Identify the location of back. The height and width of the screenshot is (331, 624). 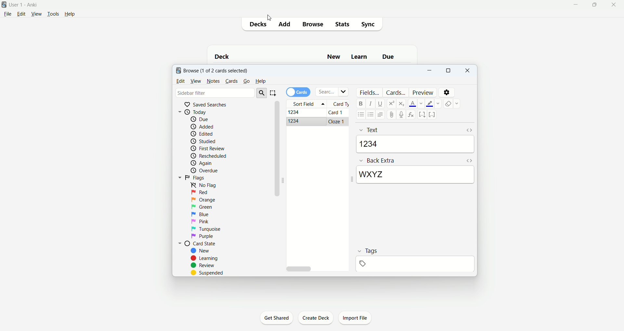
(377, 161).